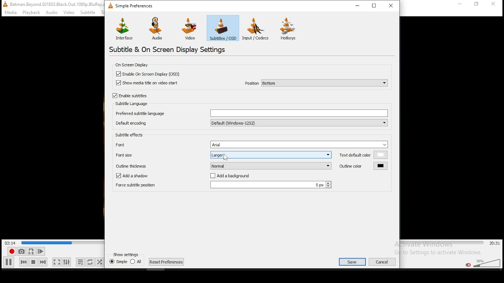 The image size is (504, 283). What do you see at coordinates (30, 251) in the screenshot?
I see `repeat continously between point A and point B. Click to set point A` at bounding box center [30, 251].